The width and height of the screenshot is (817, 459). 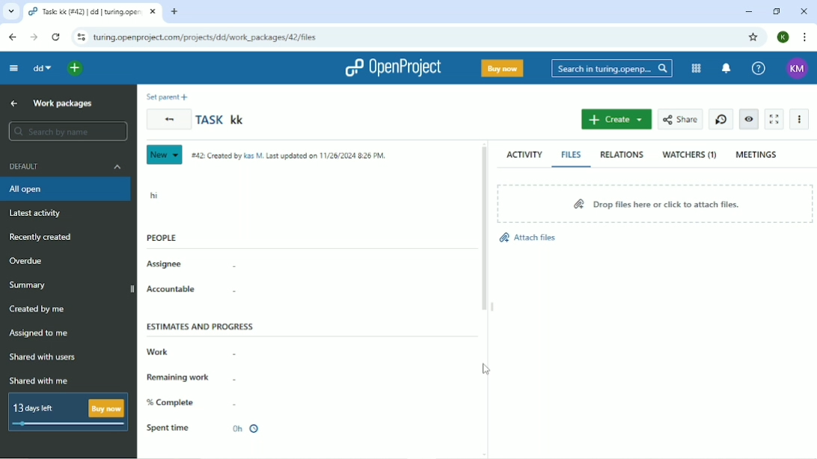 I want to click on Assignee, so click(x=163, y=264).